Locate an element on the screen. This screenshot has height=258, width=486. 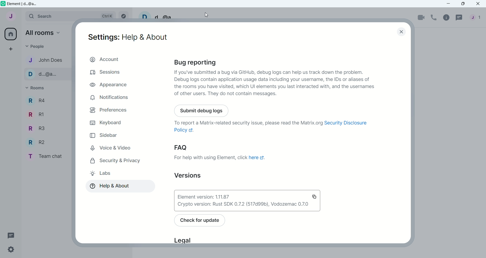
People is located at coordinates (44, 46).